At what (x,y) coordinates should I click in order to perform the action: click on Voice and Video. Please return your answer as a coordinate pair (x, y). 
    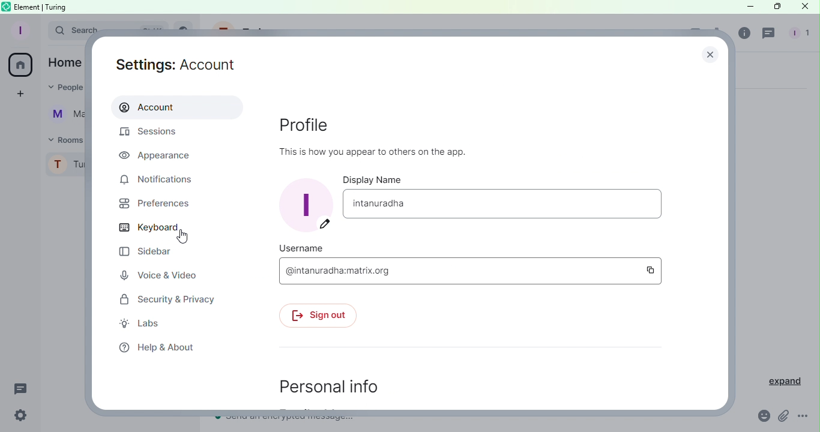
    Looking at the image, I should click on (158, 275).